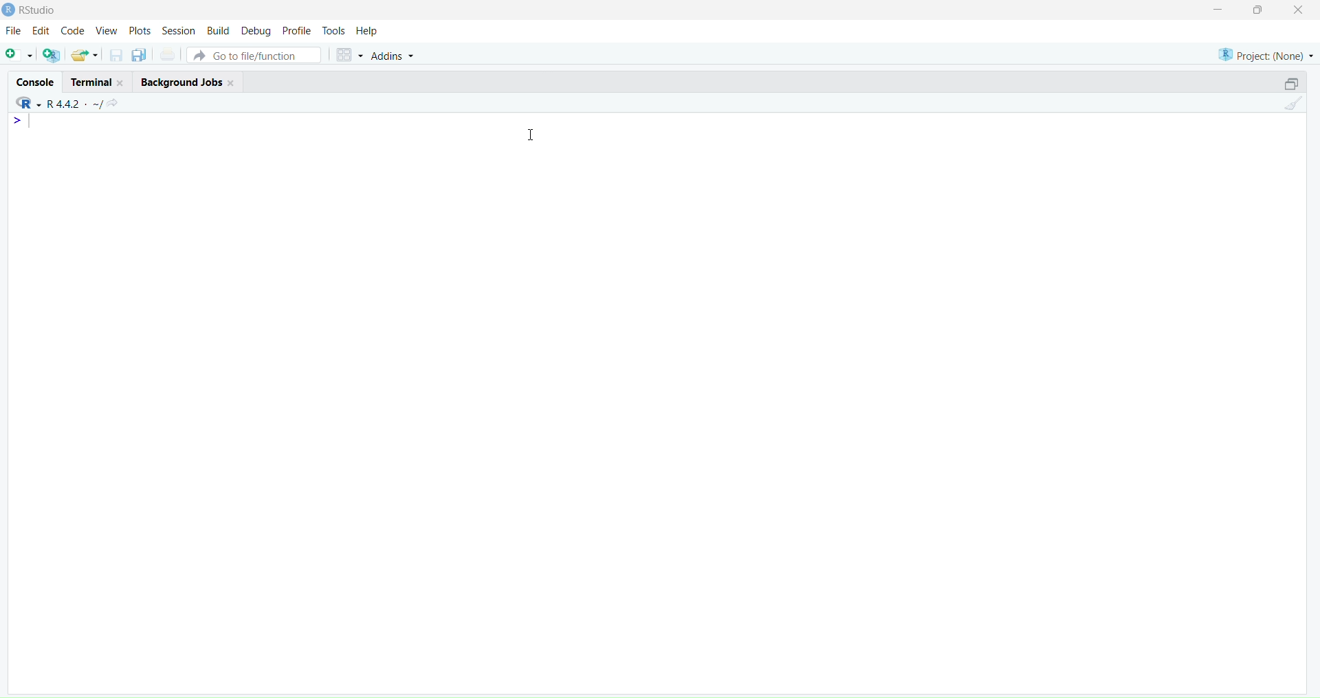 The width and height of the screenshot is (1320, 698). Describe the element at coordinates (1303, 10) in the screenshot. I see `close` at that location.